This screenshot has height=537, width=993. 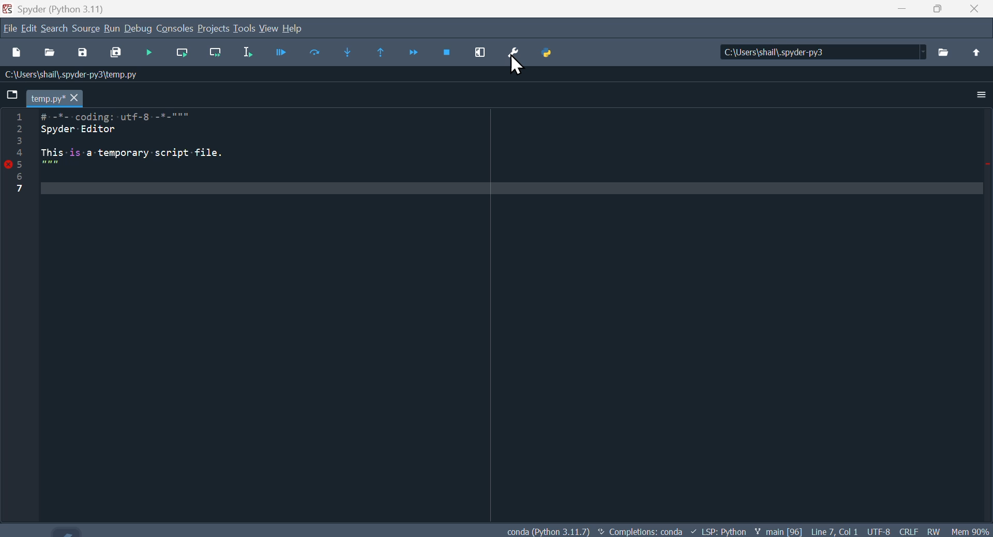 What do you see at coordinates (185, 53) in the screenshot?
I see `Run current line` at bounding box center [185, 53].